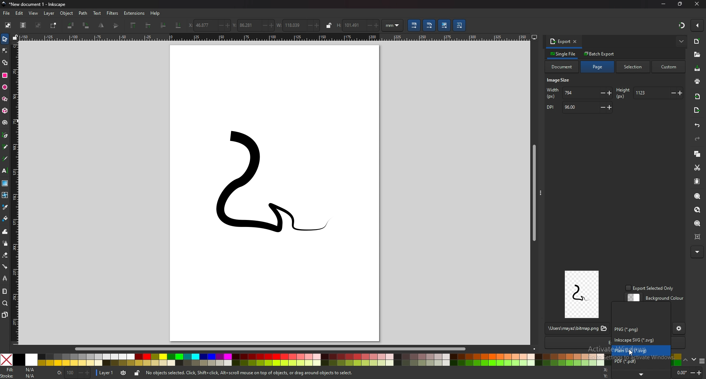  I want to click on eraser, so click(5, 255).